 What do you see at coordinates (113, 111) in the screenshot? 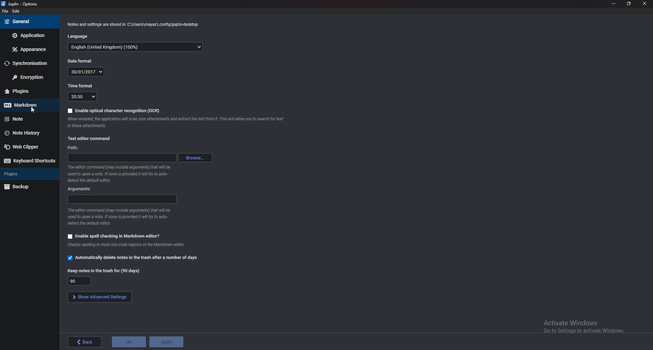
I see `enable O C R` at bounding box center [113, 111].